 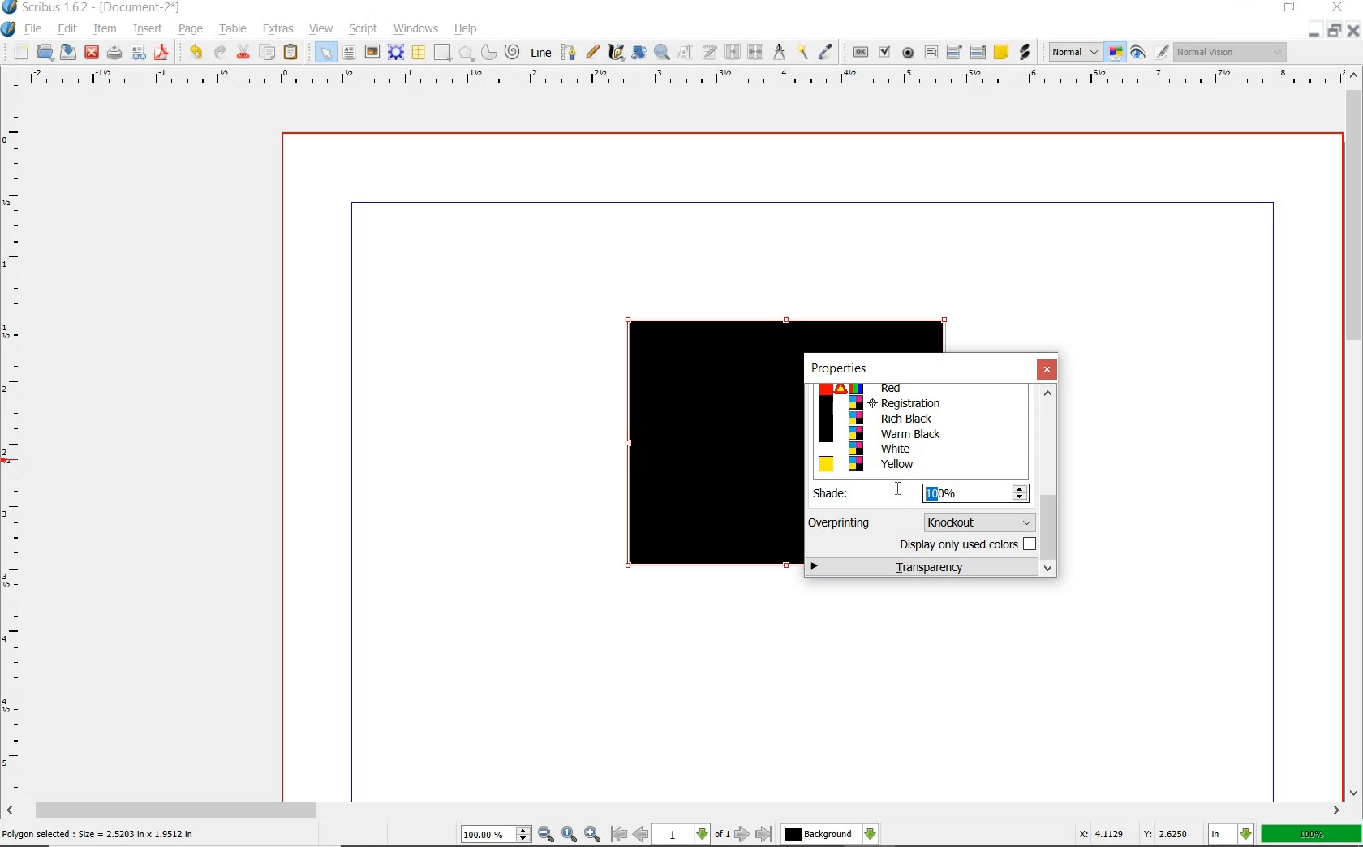 I want to click on table, so click(x=234, y=30).